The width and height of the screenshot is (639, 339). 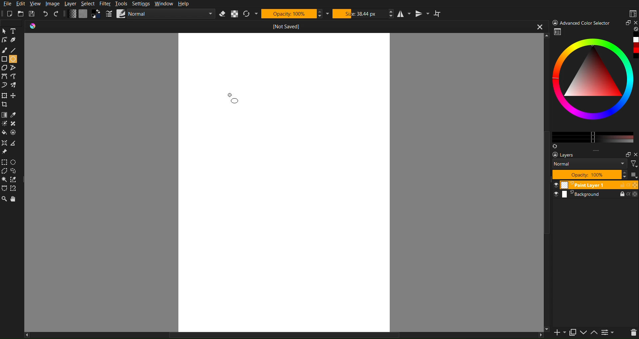 What do you see at coordinates (90, 4) in the screenshot?
I see `Select` at bounding box center [90, 4].